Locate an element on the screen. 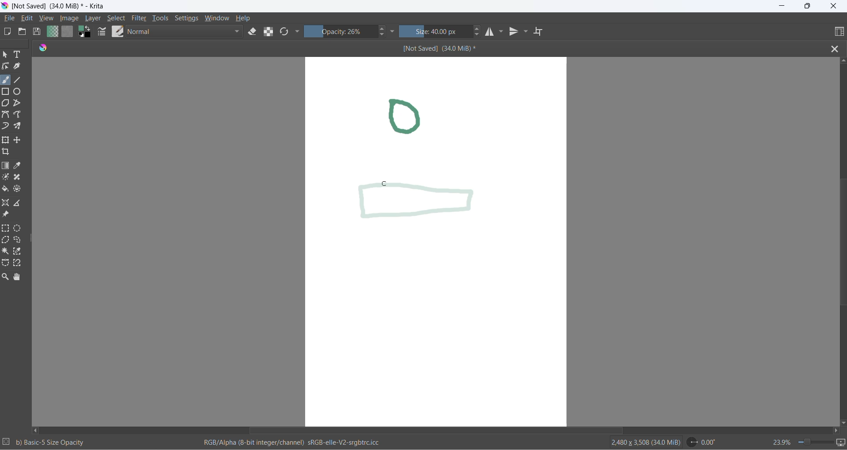 This screenshot has height=450, width=847. choose workspace is located at coordinates (835, 31).